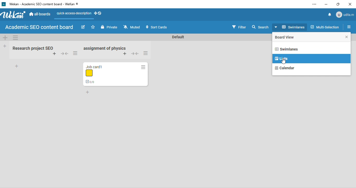  I want to click on list action, so click(76, 53).